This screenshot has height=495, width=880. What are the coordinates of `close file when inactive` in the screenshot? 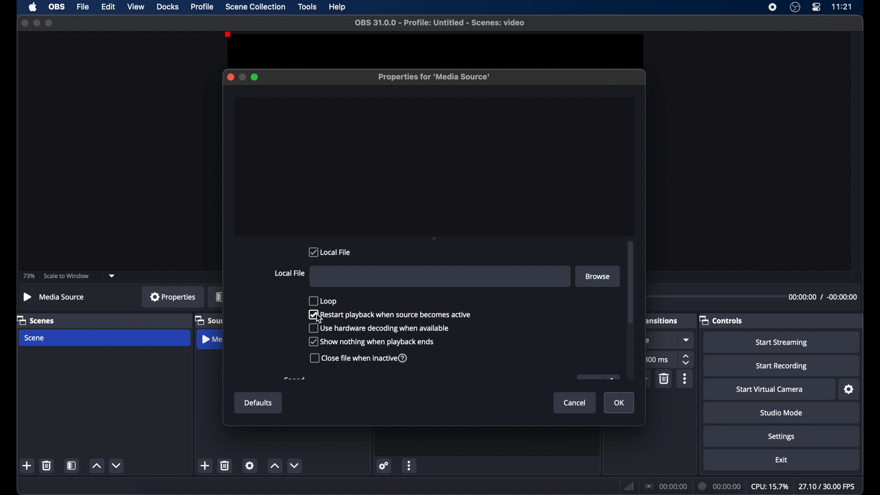 It's located at (358, 357).